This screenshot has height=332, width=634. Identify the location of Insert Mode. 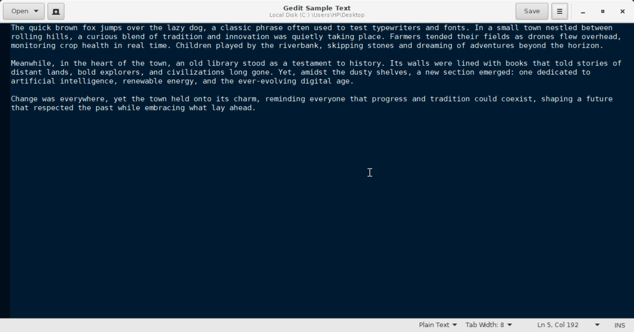
(618, 325).